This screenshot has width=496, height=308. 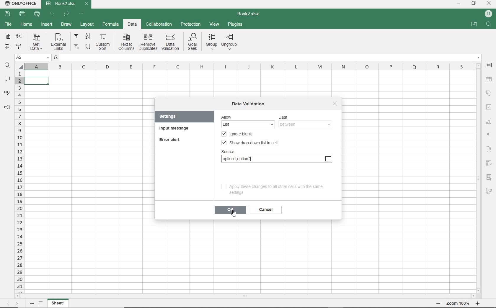 I want to click on cancel, so click(x=265, y=210).